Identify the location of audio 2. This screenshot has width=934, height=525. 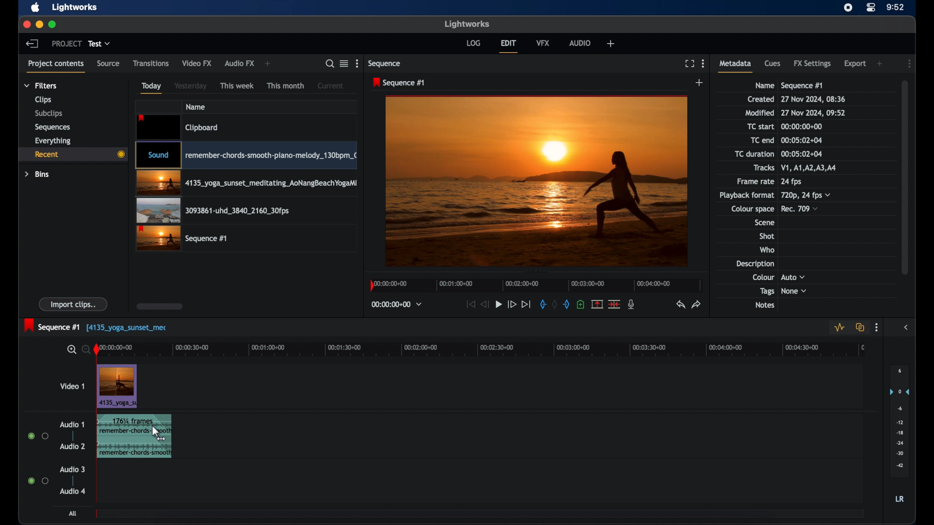
(71, 446).